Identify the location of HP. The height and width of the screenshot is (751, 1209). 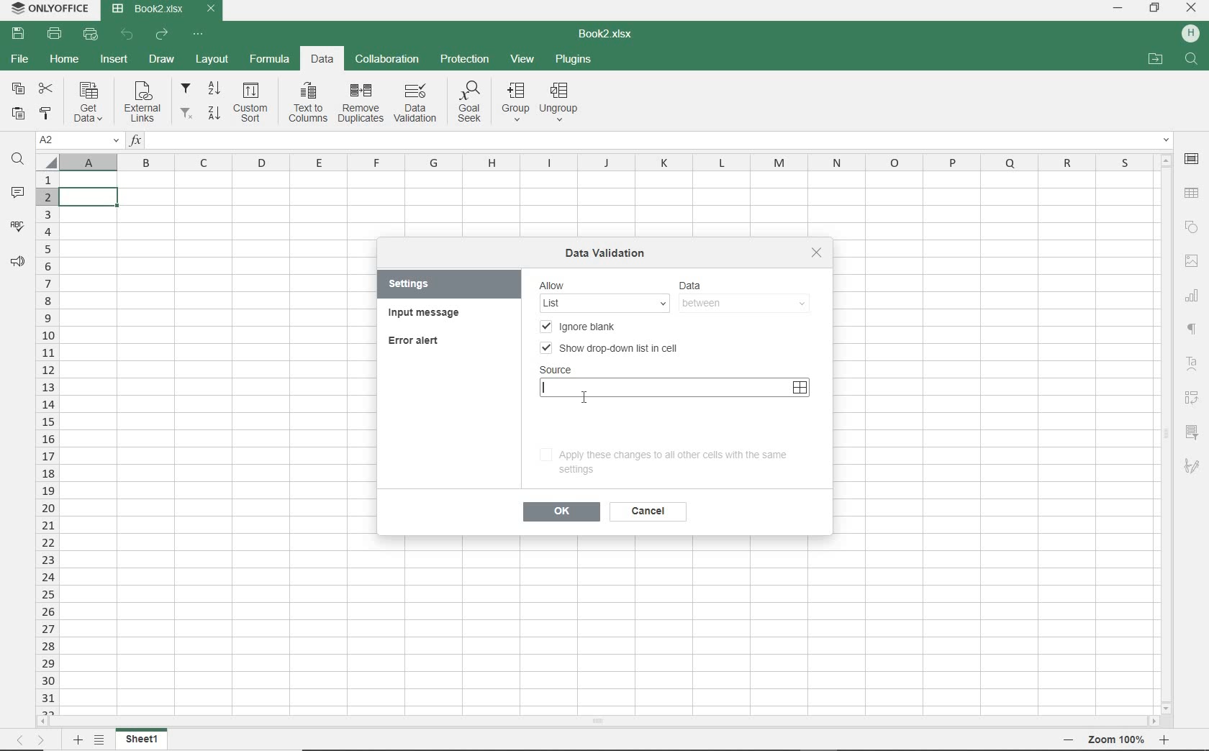
(1191, 35).